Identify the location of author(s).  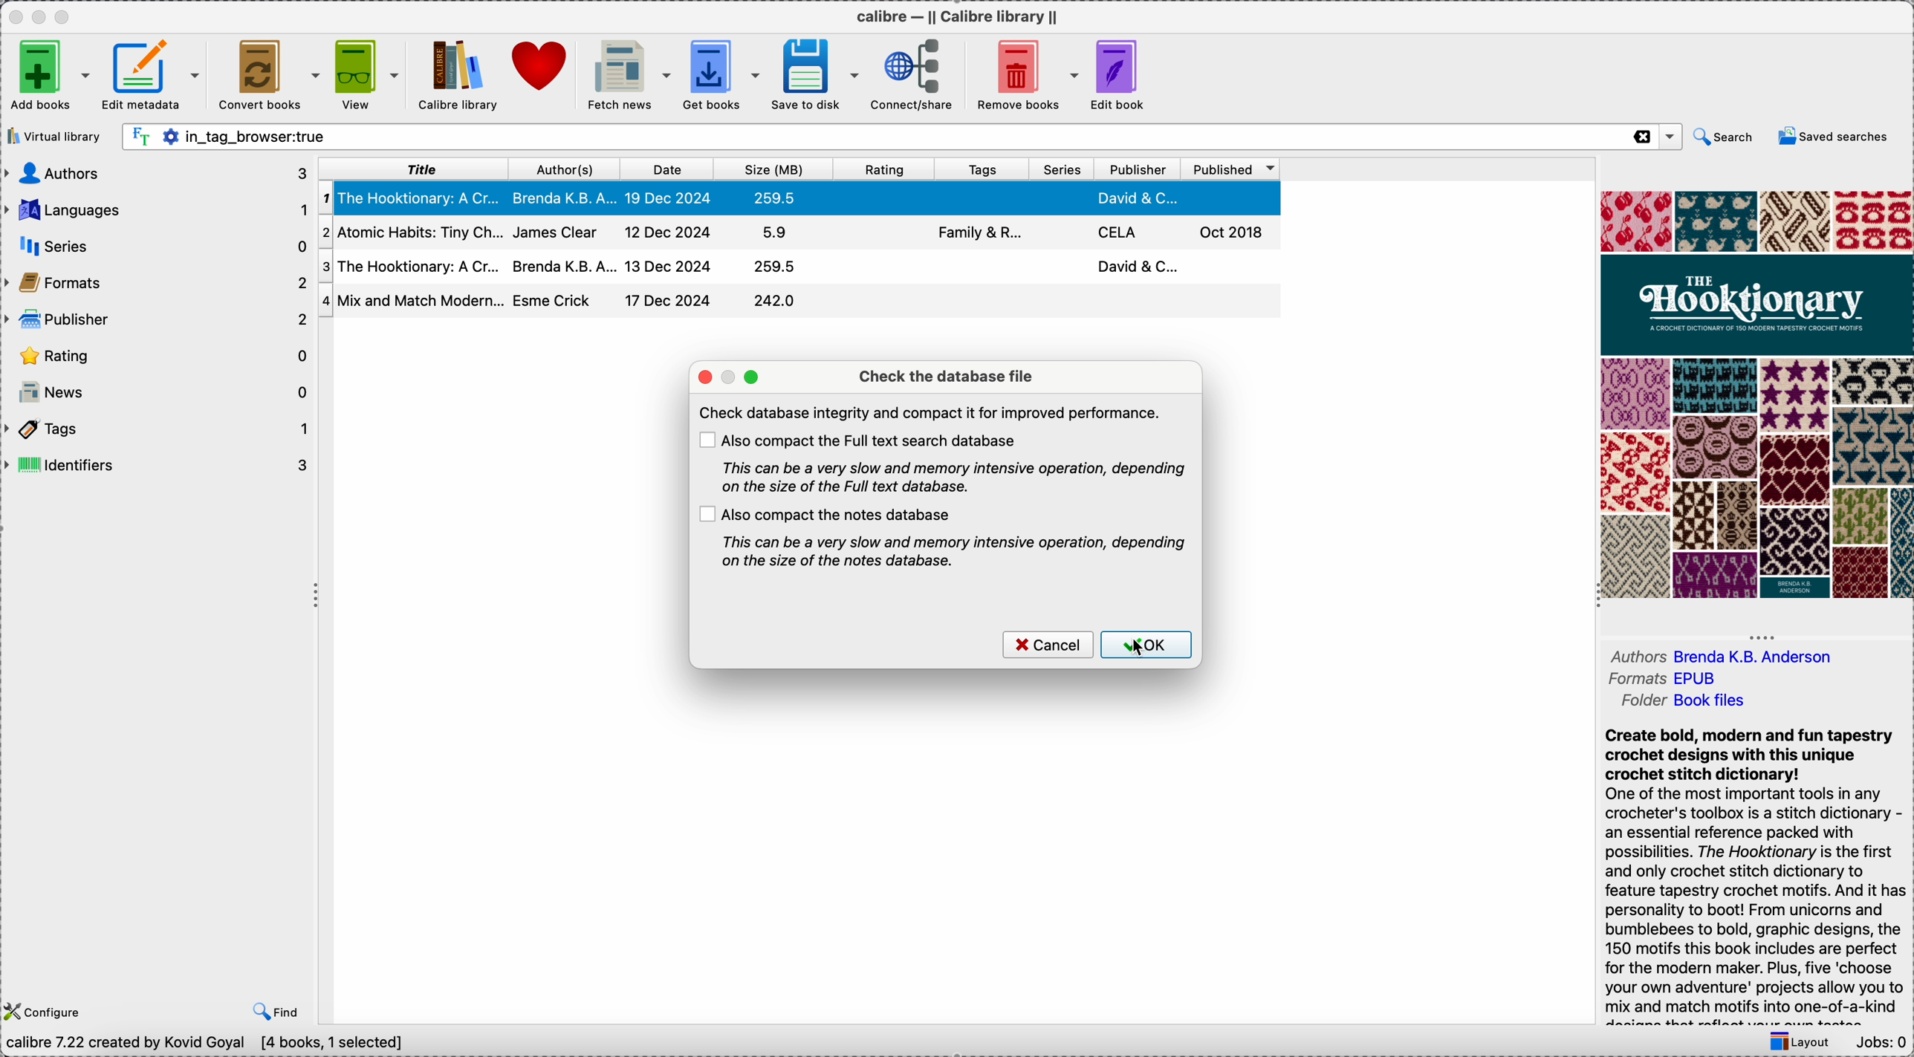
(561, 169).